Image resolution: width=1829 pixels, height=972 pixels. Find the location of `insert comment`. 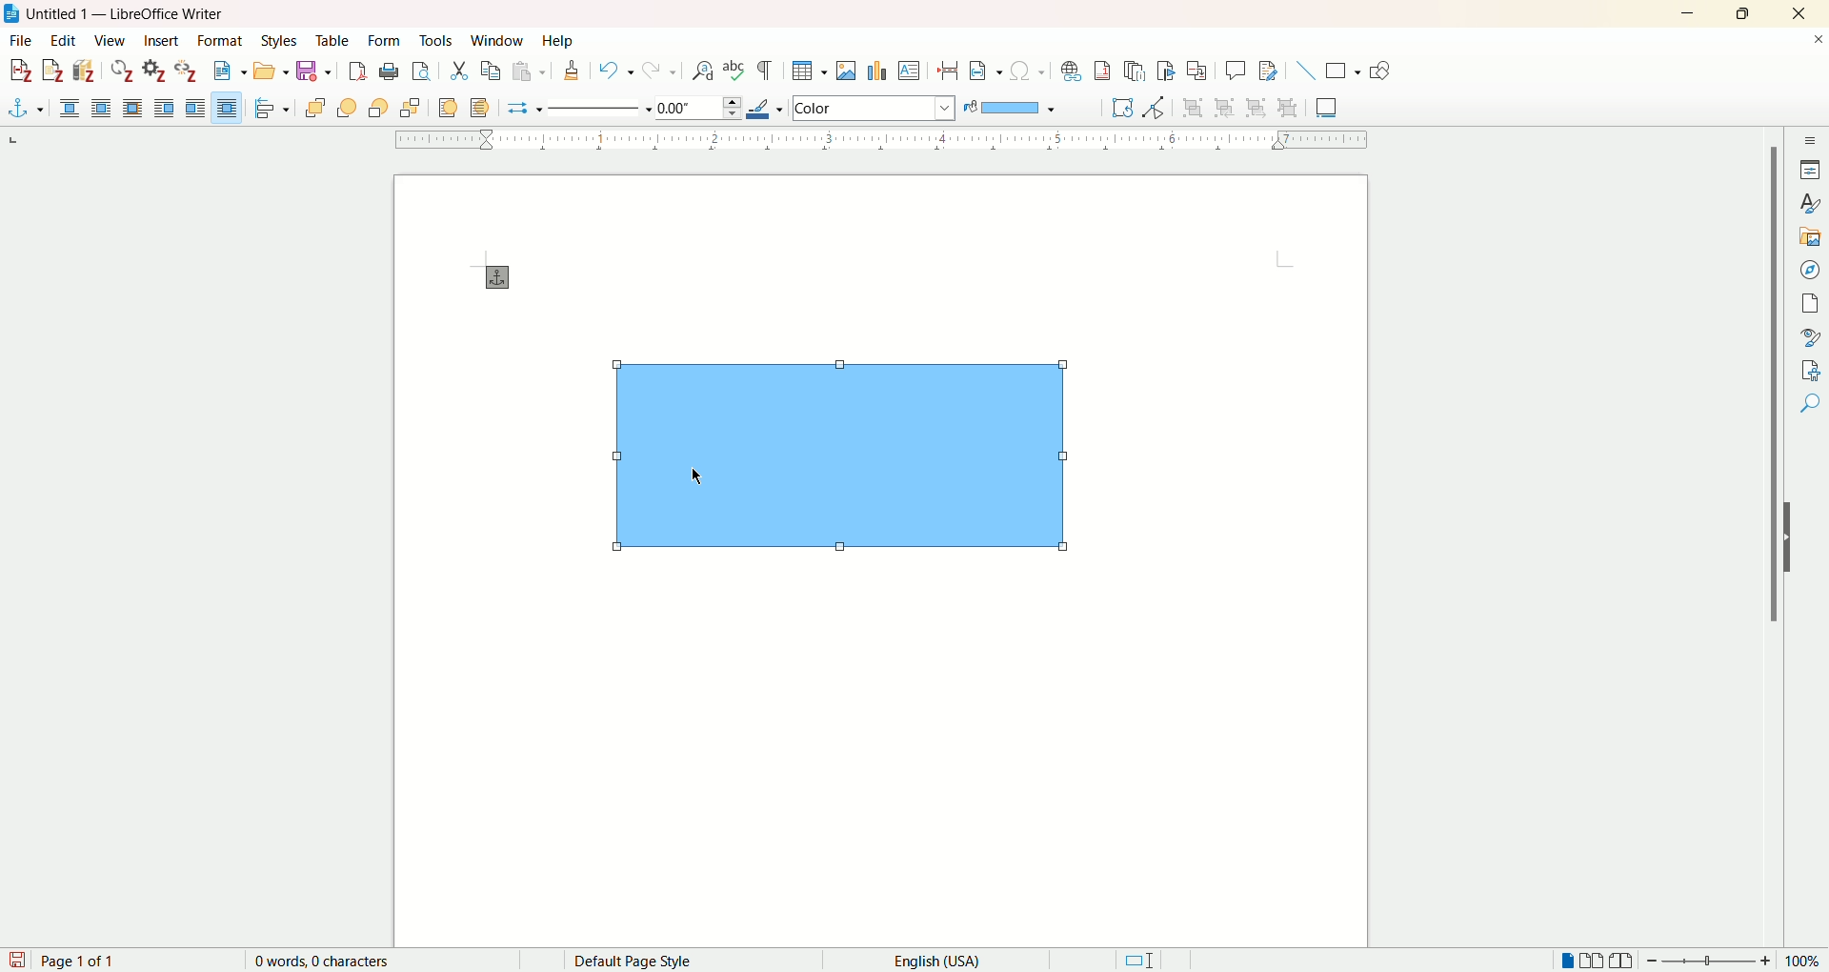

insert comment is located at coordinates (1234, 71).